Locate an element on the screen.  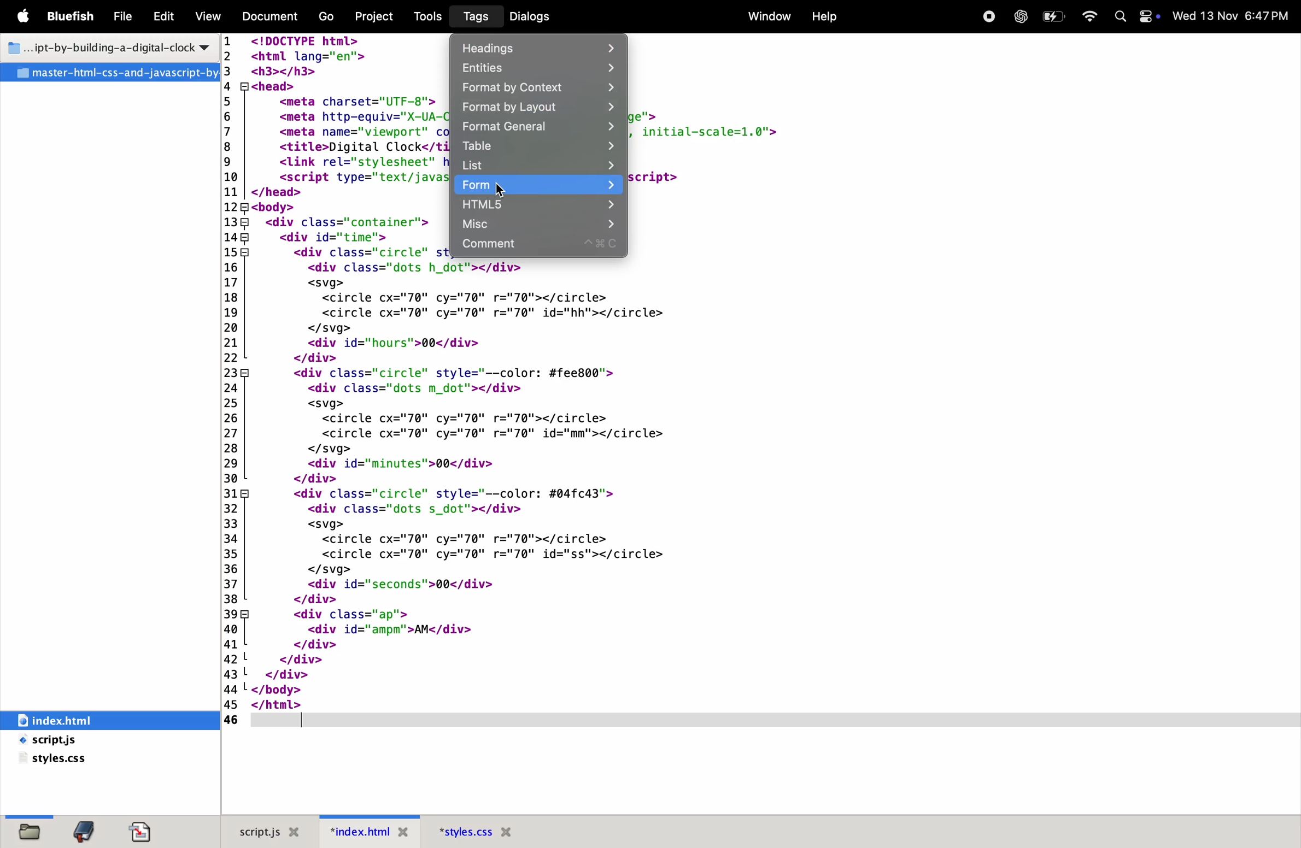
file browser is located at coordinates (30, 828).